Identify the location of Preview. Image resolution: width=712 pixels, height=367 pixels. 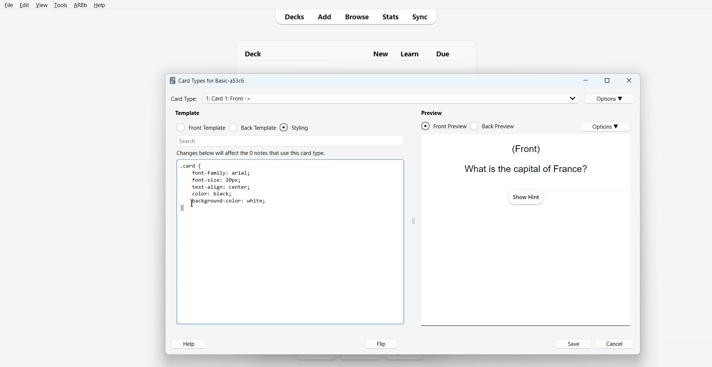
(431, 113).